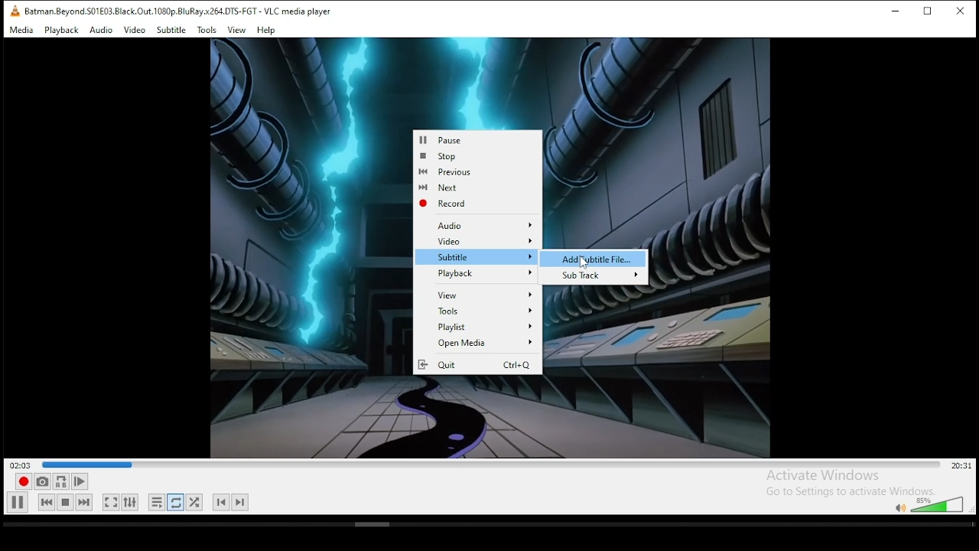 This screenshot has height=551, width=979. I want to click on Audio options, so click(484, 225).